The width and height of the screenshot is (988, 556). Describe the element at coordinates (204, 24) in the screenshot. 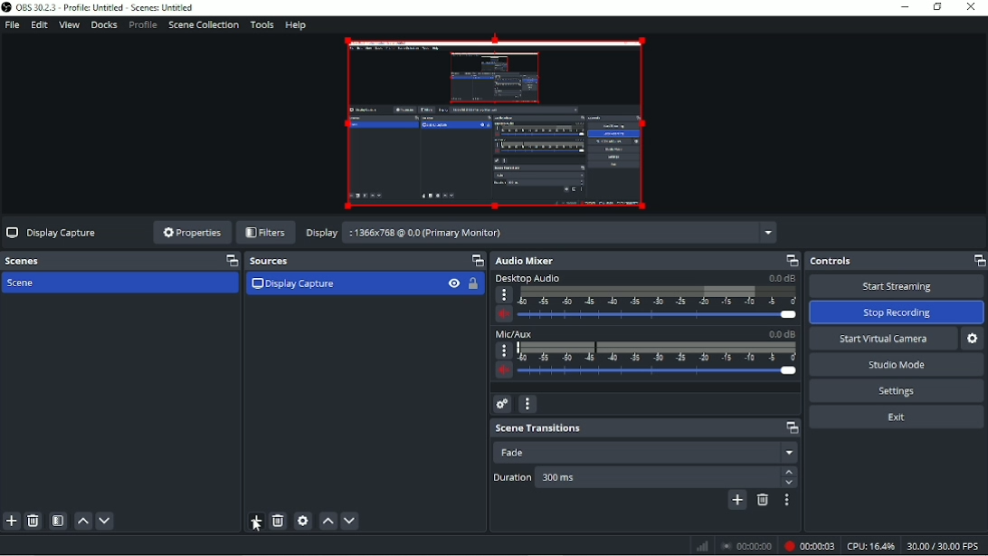

I see `Scene collection` at that location.